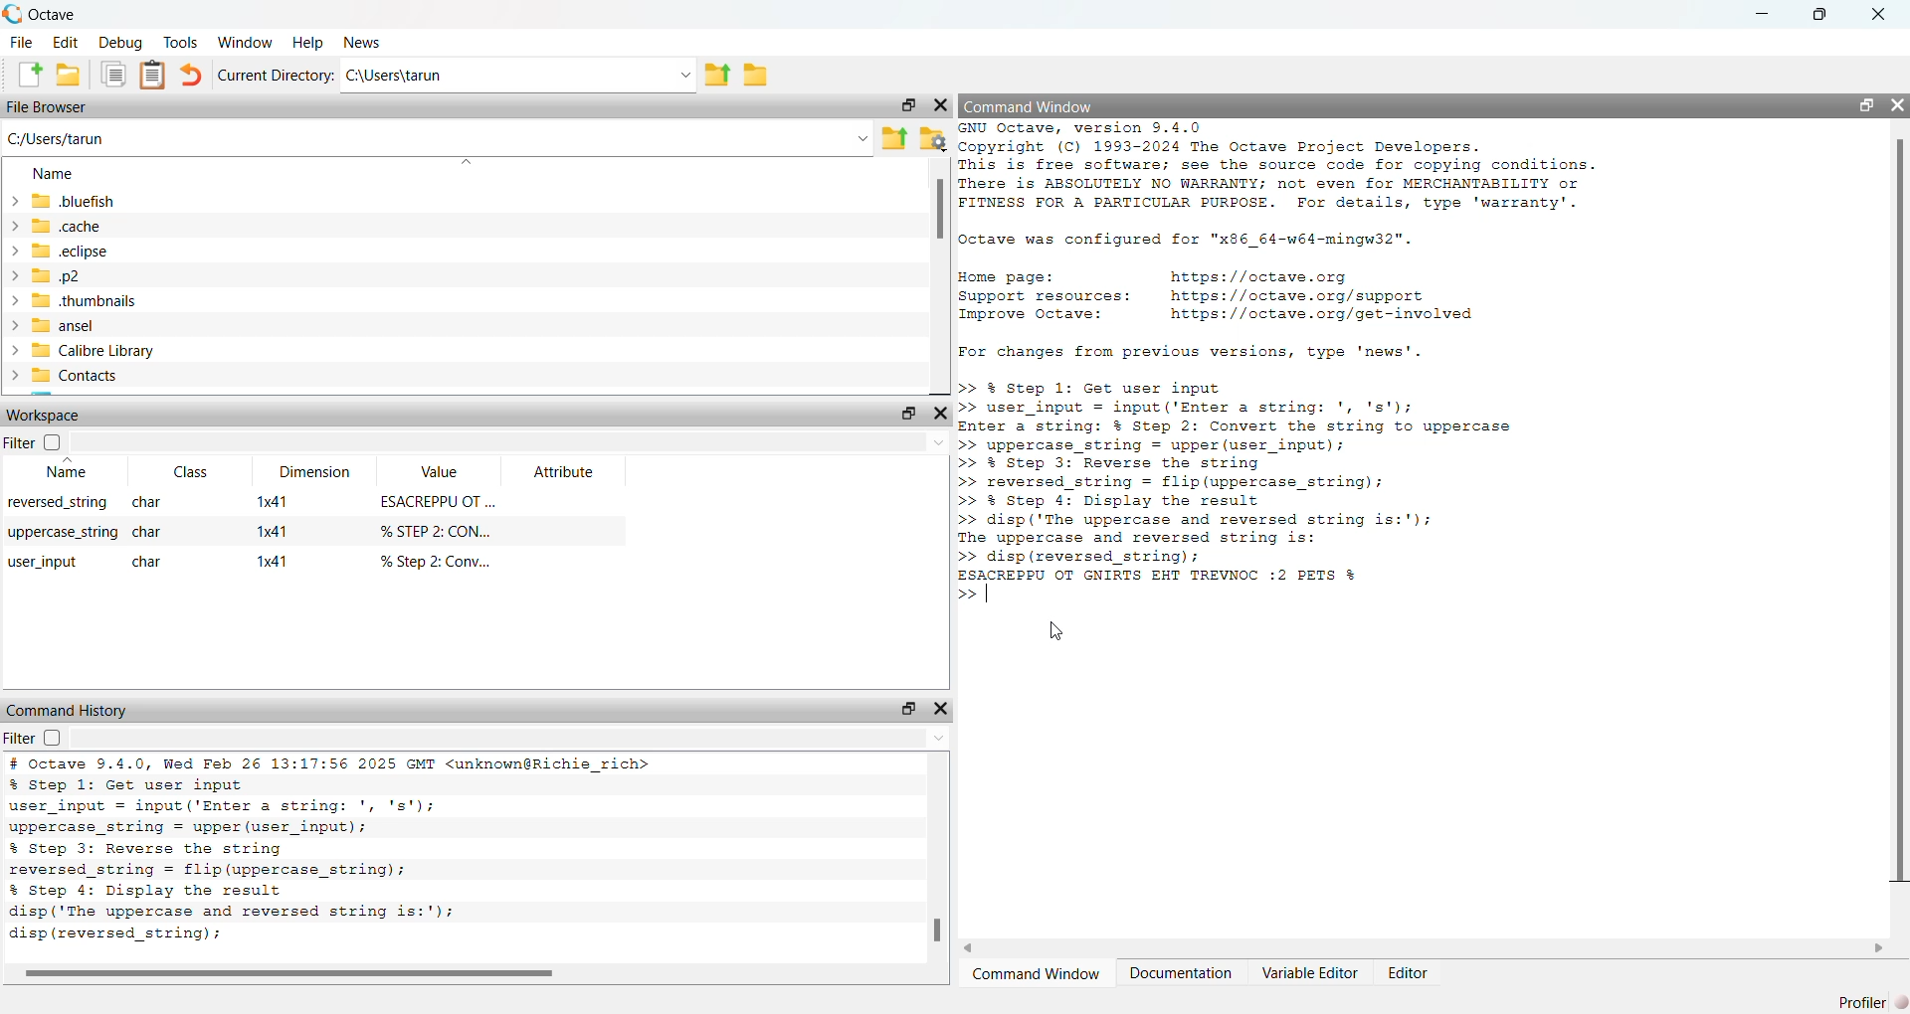 This screenshot has height=1014, width=1910. I want to click on file browser, so click(53, 108).